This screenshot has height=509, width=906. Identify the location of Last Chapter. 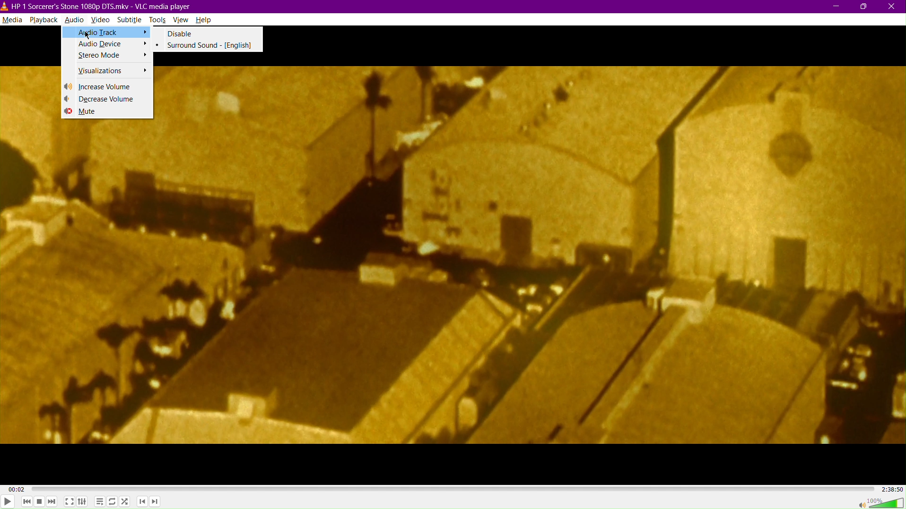
(143, 503).